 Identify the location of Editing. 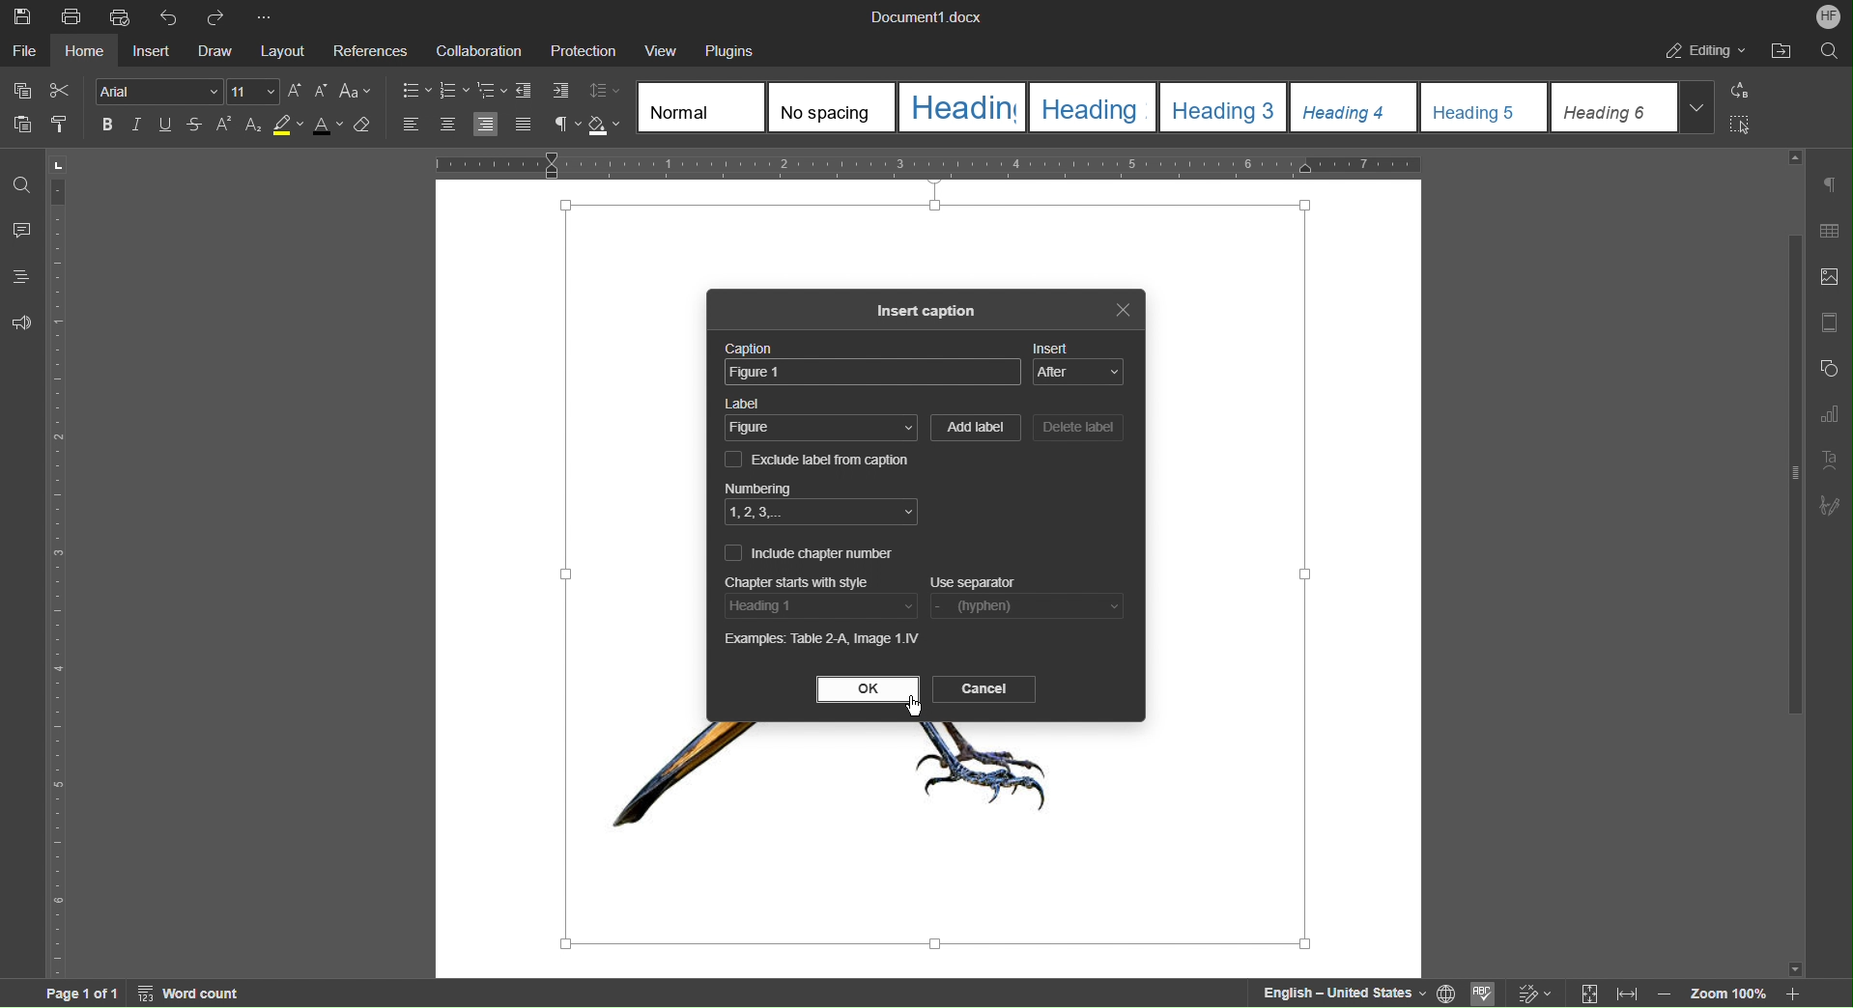
(1704, 50).